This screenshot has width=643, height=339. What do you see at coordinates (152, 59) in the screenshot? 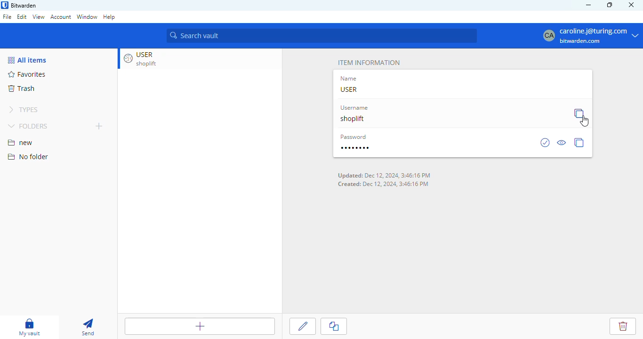
I see `USER   shoplift` at bounding box center [152, 59].